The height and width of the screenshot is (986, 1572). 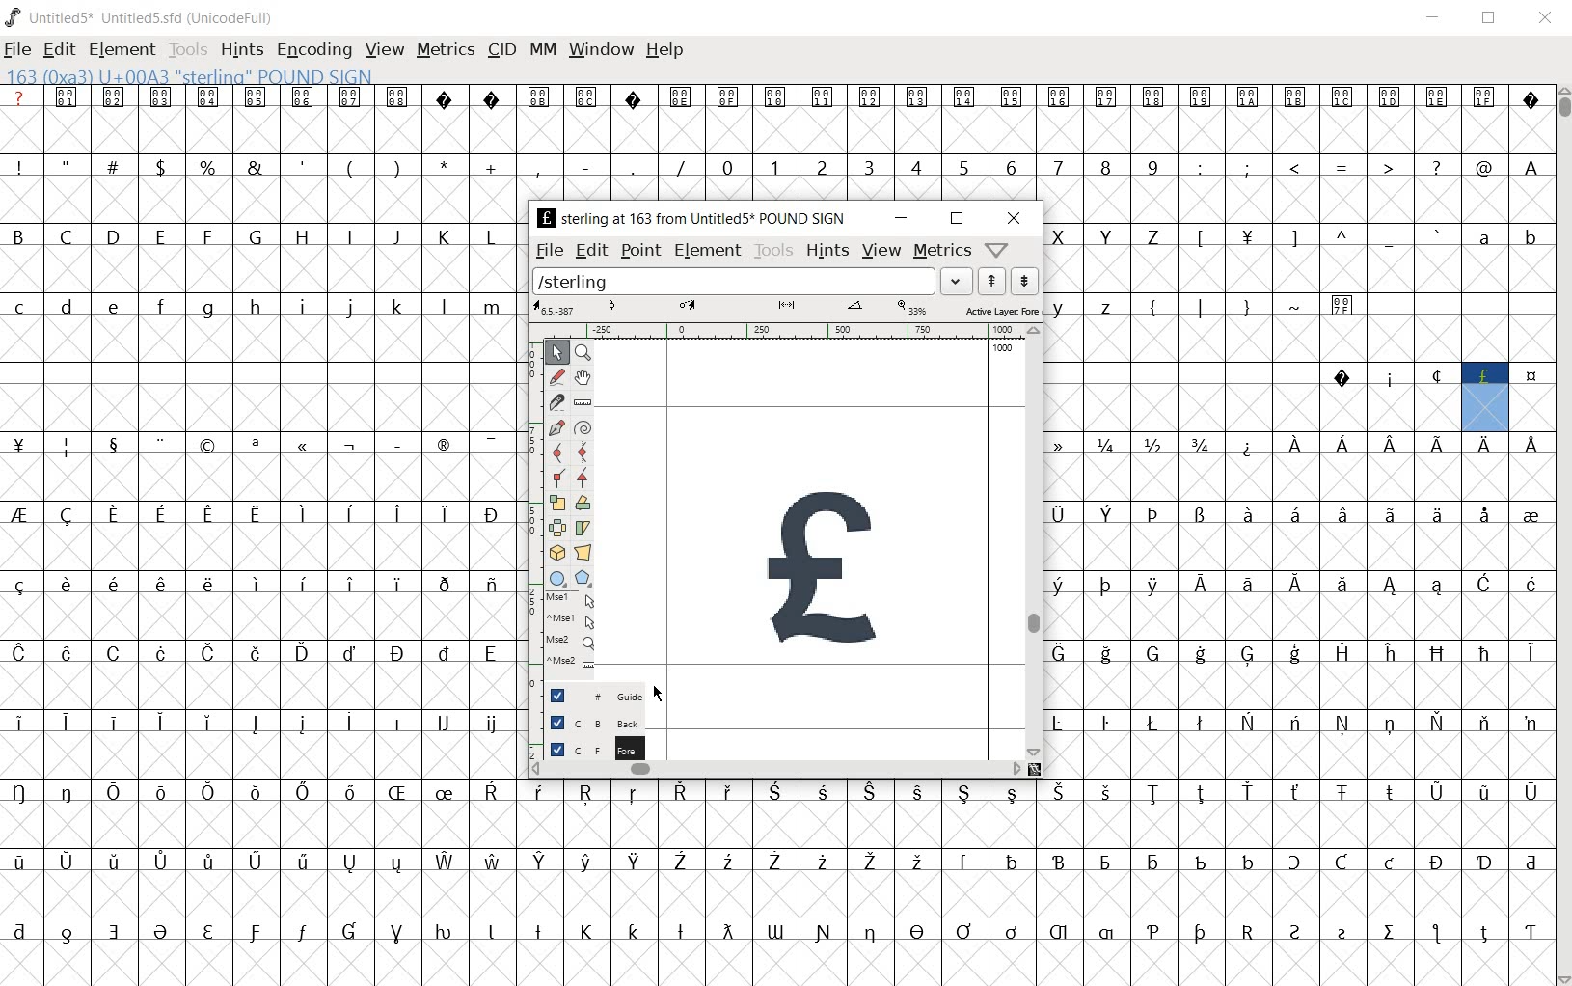 What do you see at coordinates (1062, 307) in the screenshot?
I see `y` at bounding box center [1062, 307].